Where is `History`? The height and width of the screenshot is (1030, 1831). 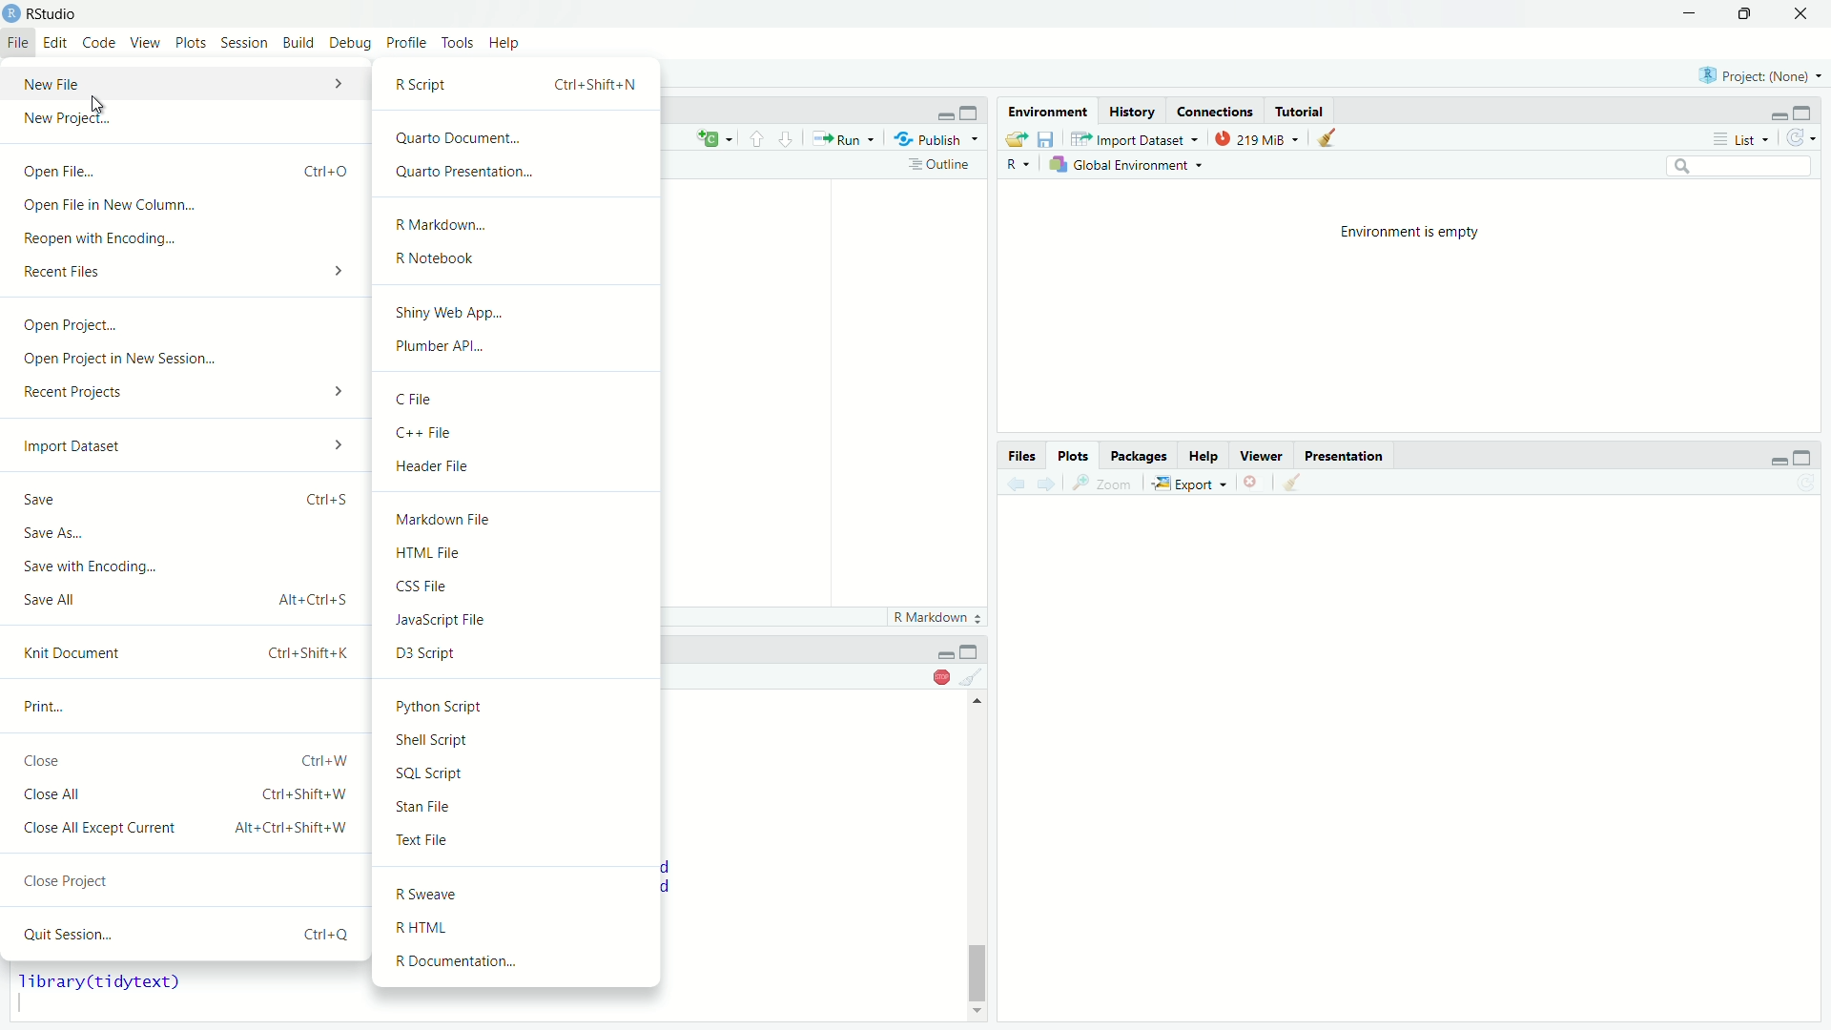
History is located at coordinates (1131, 110).